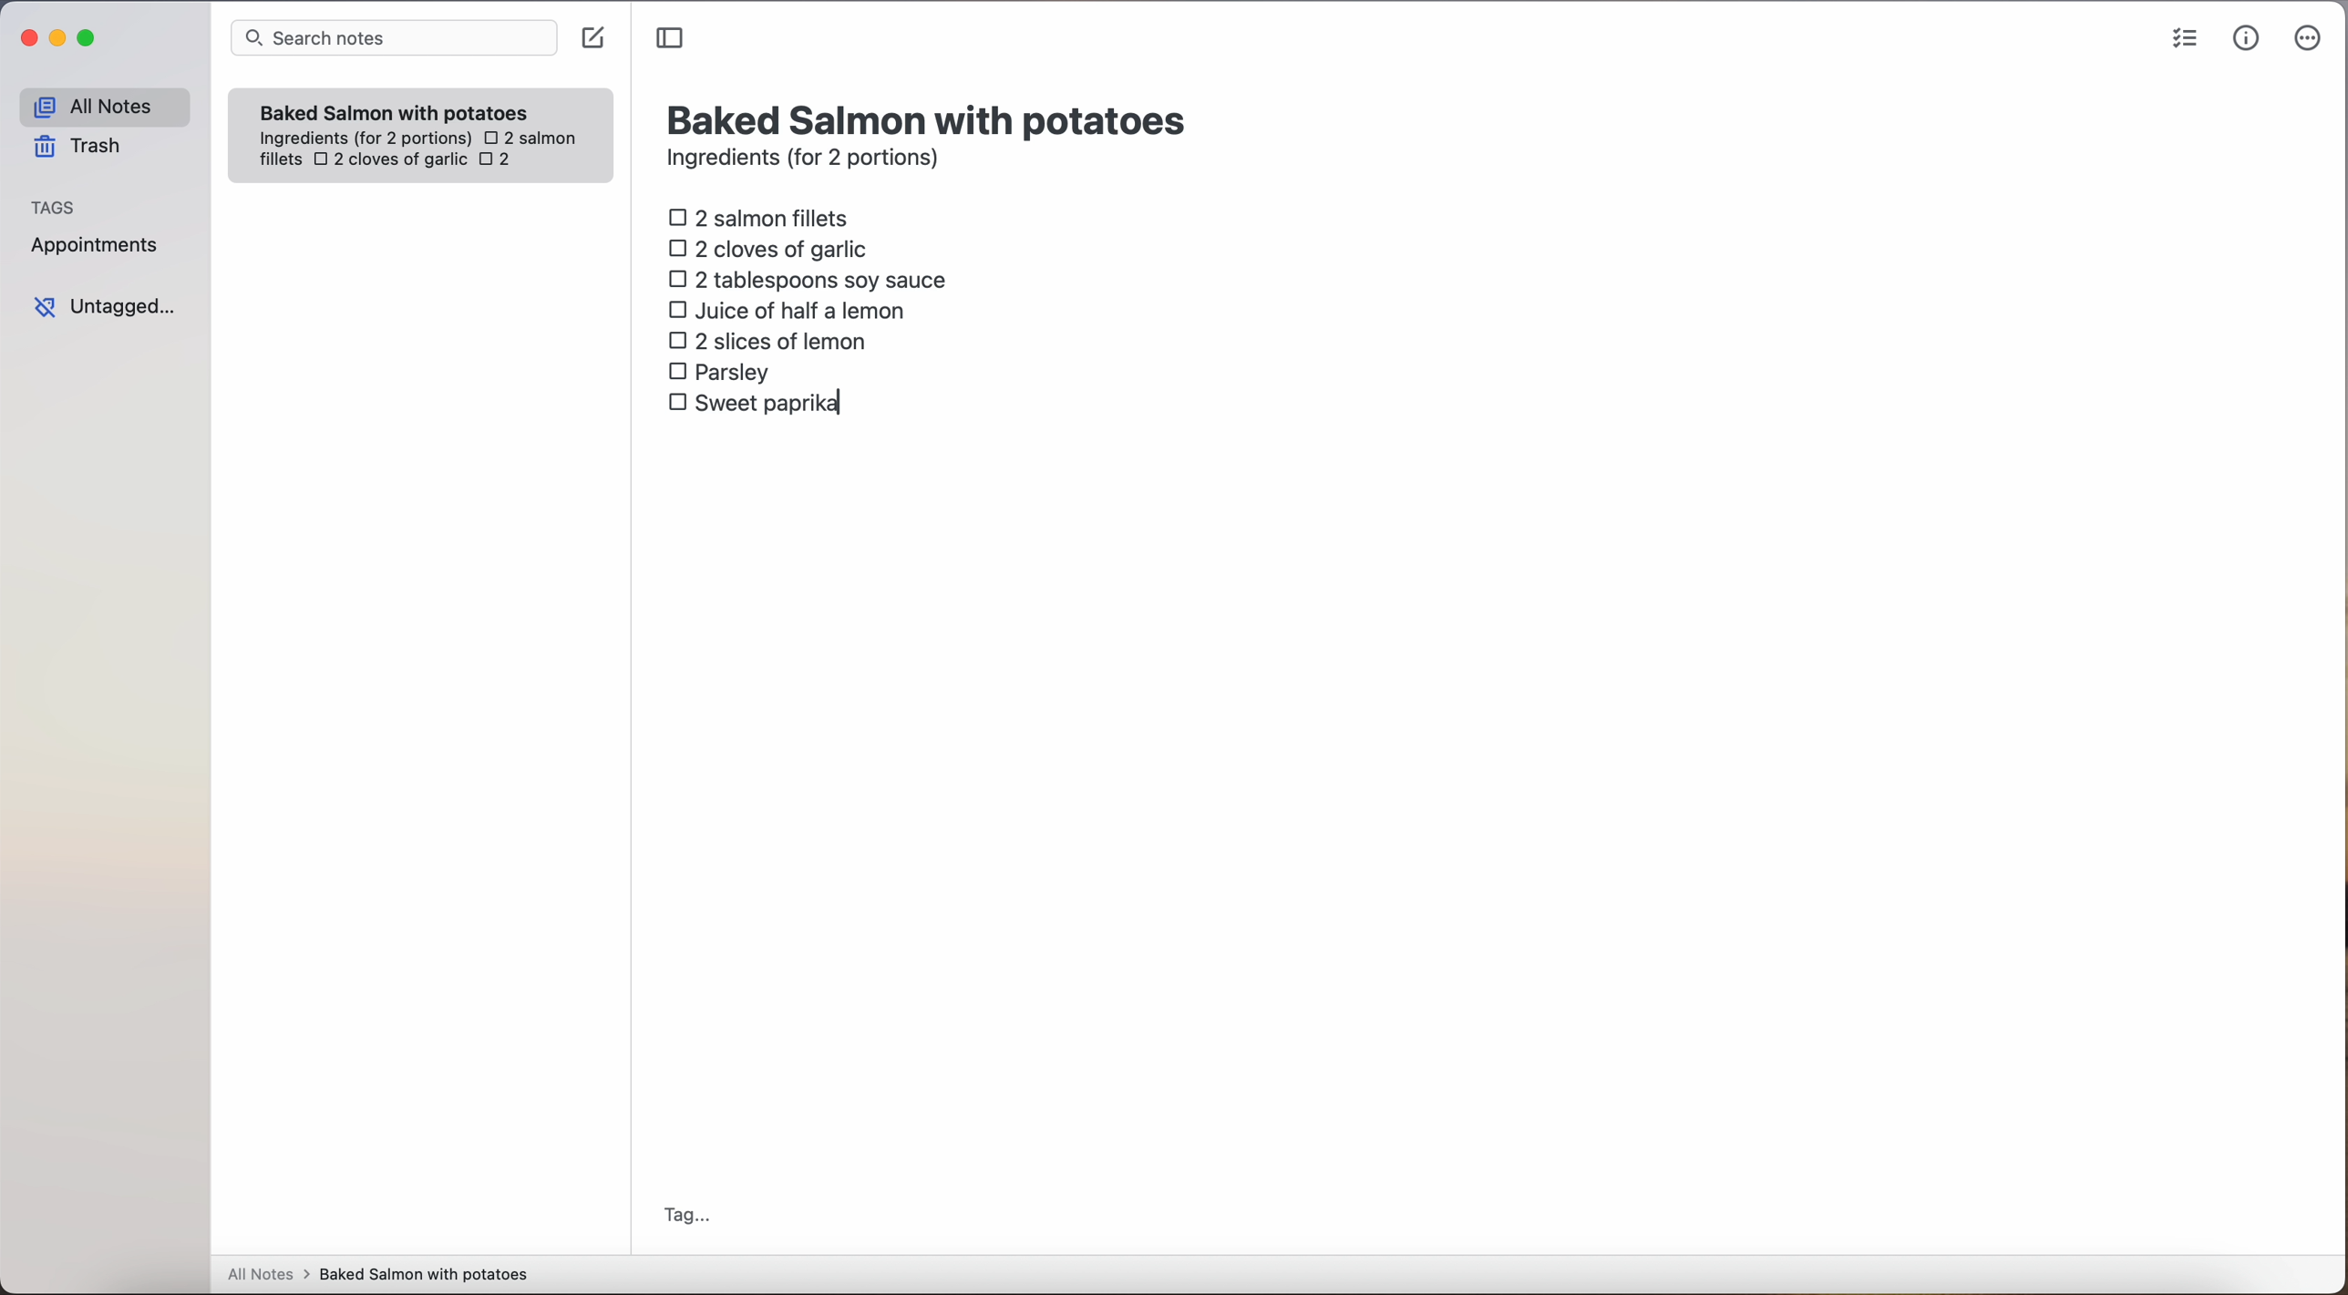 The width and height of the screenshot is (2348, 1295). Describe the element at coordinates (54, 205) in the screenshot. I see `tags` at that location.